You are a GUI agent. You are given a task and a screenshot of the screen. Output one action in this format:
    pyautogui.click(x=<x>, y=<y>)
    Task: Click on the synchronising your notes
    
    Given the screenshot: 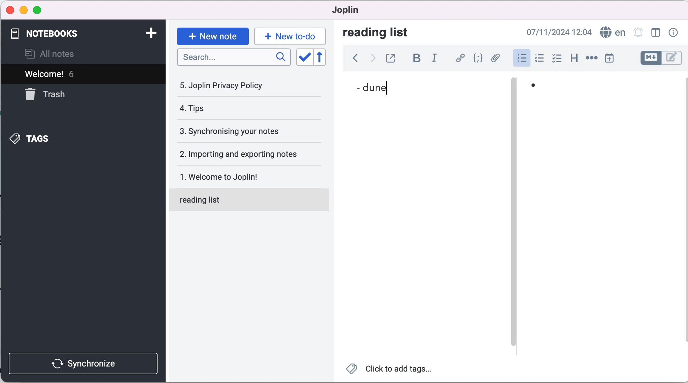 What is the action you would take?
    pyautogui.click(x=248, y=132)
    